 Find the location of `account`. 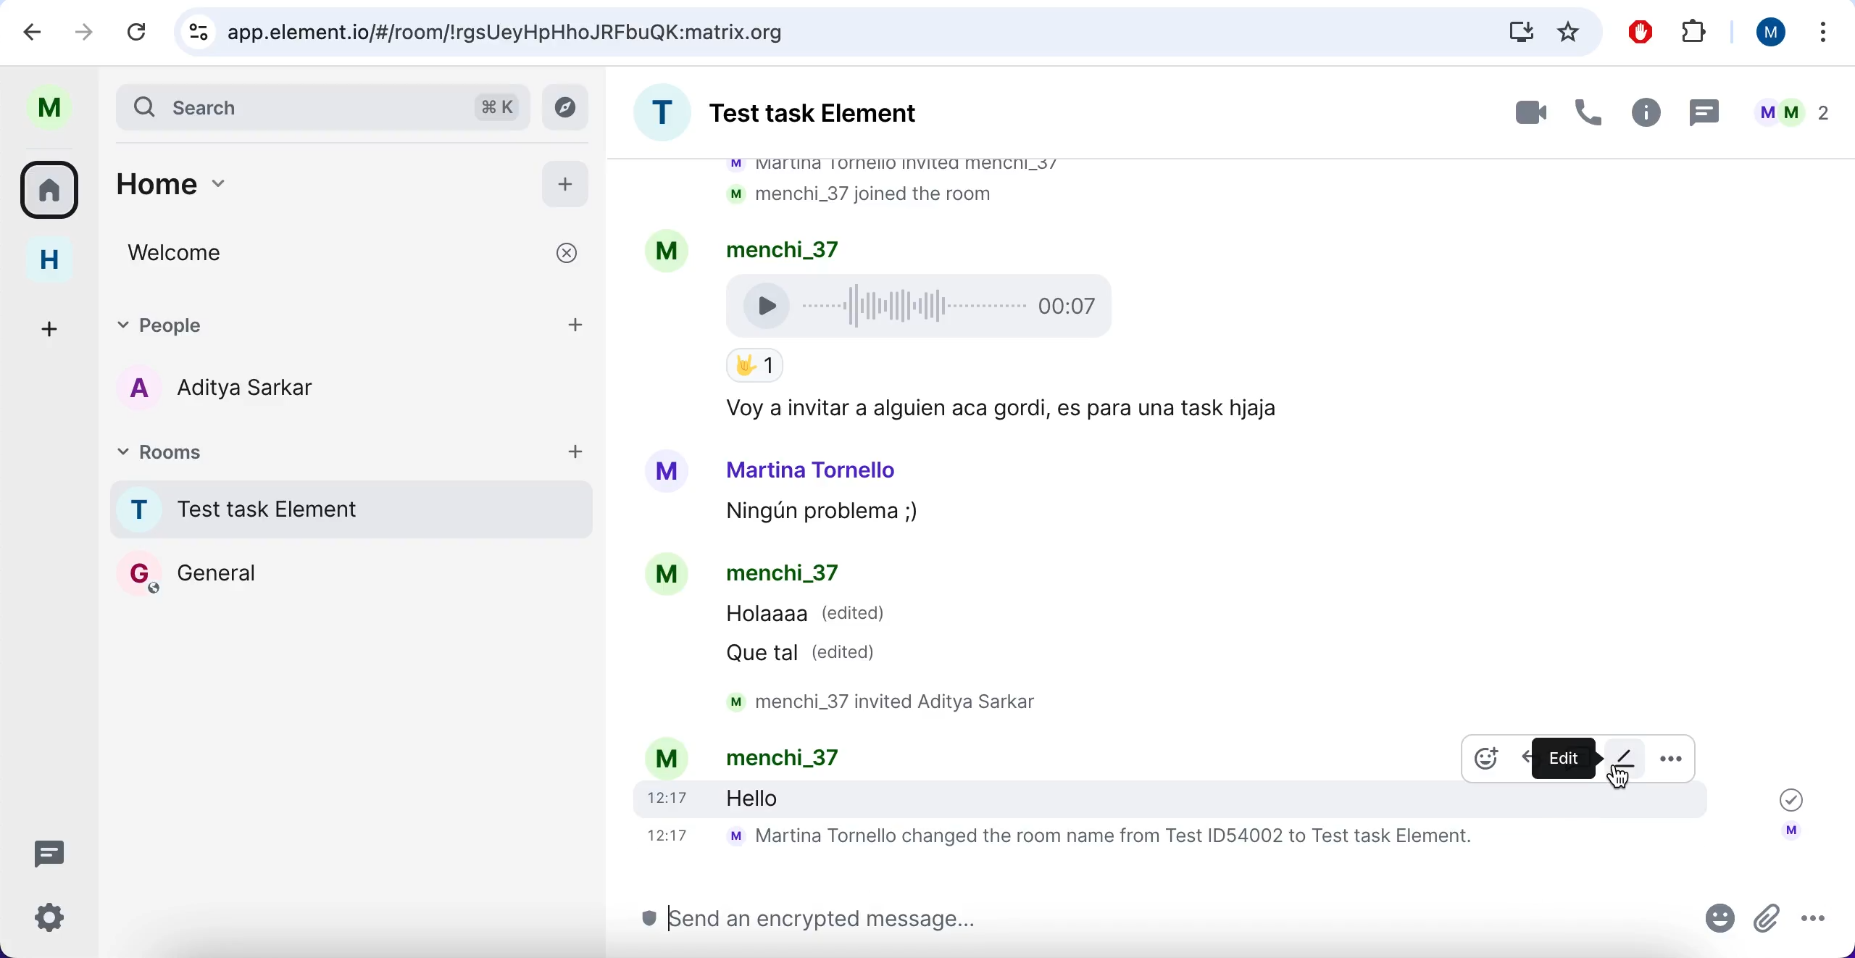

account is located at coordinates (664, 758).